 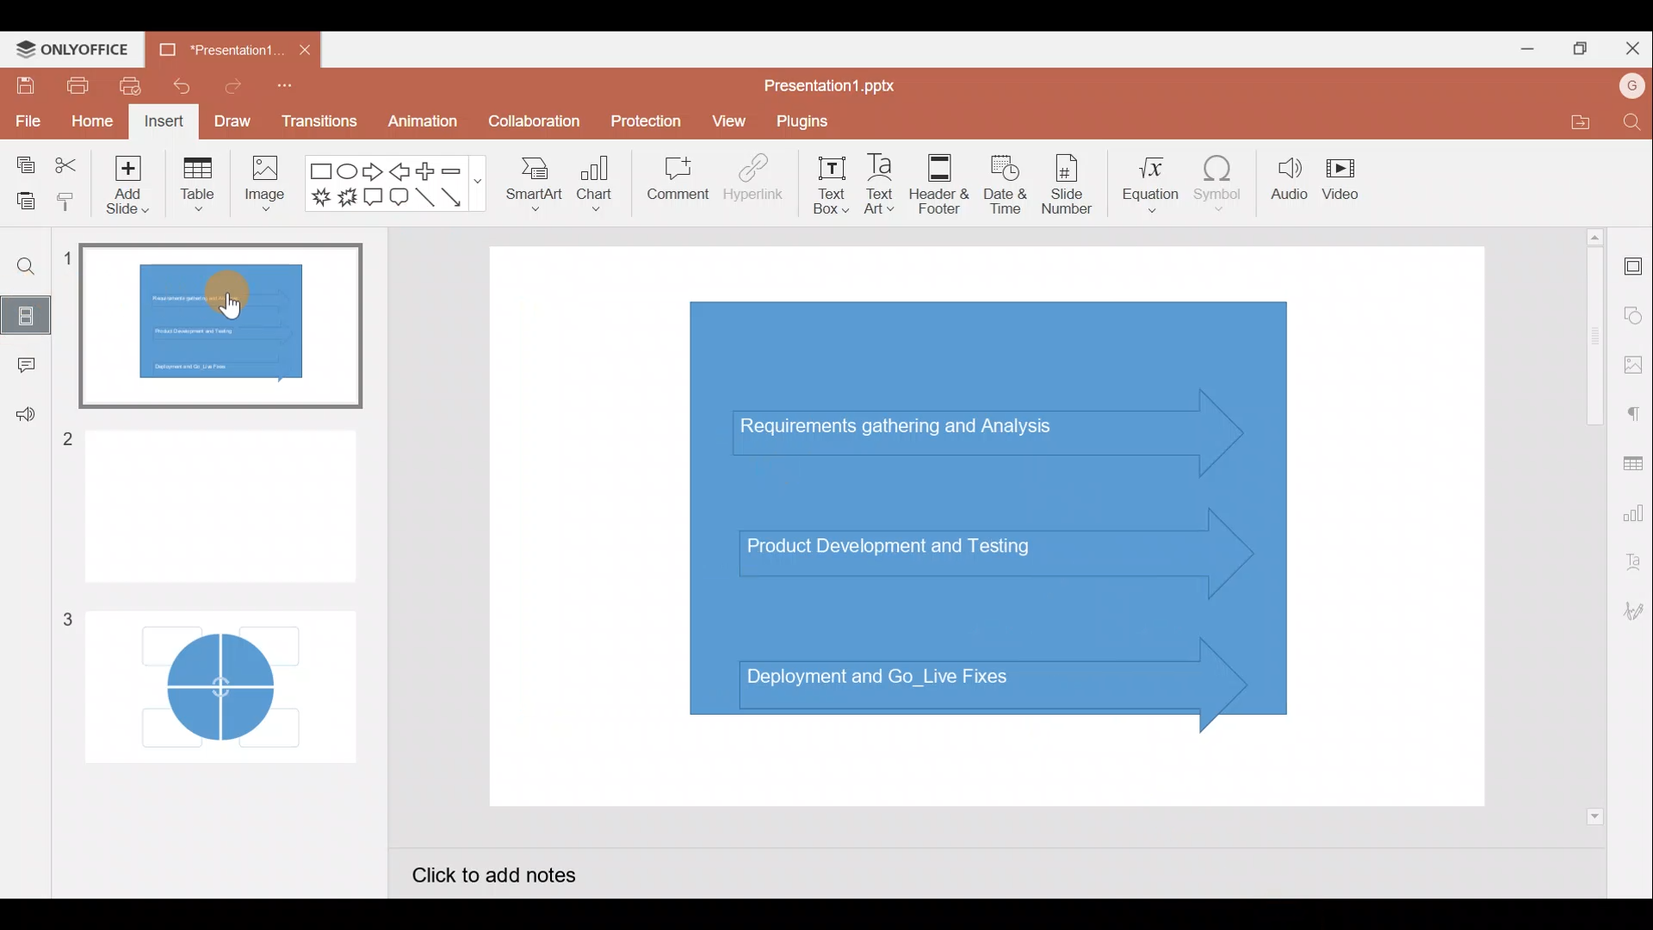 What do you see at coordinates (994, 527) in the screenshot?
I see `Presentation slide` at bounding box center [994, 527].